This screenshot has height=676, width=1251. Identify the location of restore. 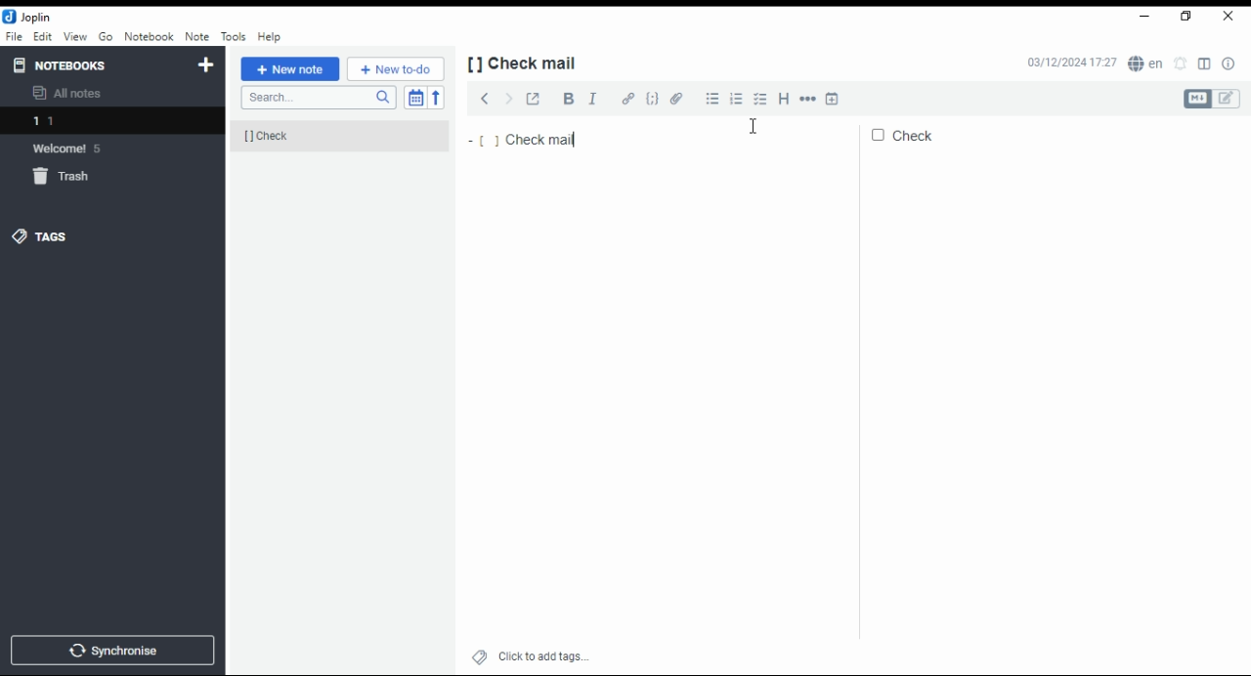
(1188, 17).